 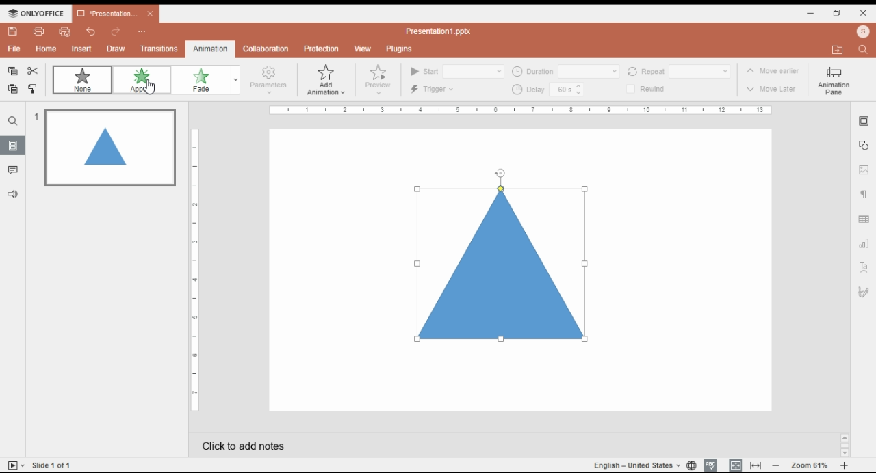 I want to click on scroll bar, so click(x=844, y=444).